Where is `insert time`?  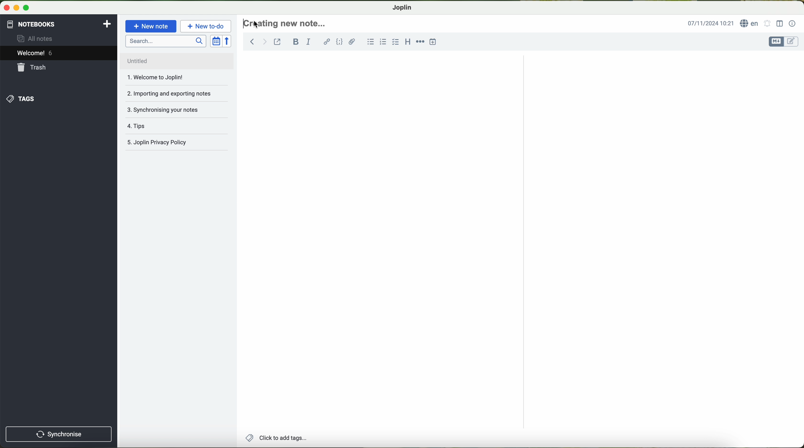
insert time is located at coordinates (433, 42).